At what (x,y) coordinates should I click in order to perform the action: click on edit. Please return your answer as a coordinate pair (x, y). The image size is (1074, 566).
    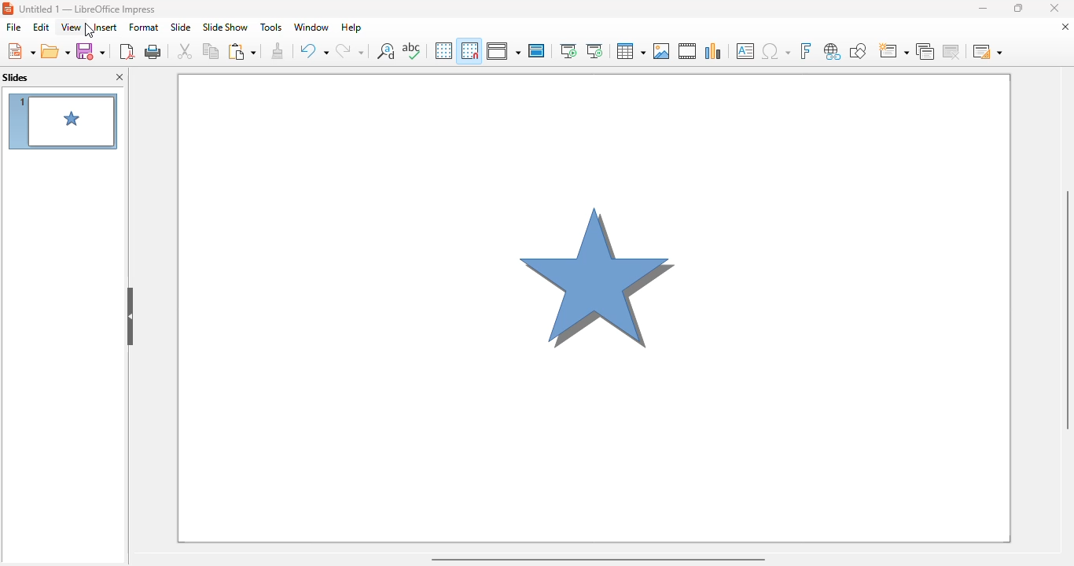
    Looking at the image, I should click on (42, 27).